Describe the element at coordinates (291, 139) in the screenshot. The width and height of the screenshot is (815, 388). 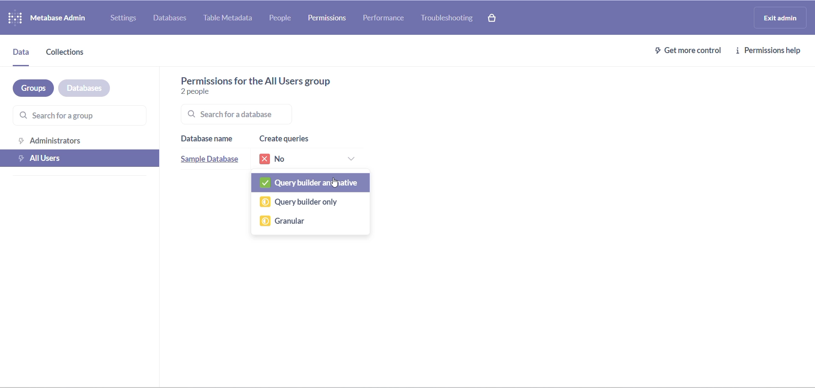
I see `create queries` at that location.